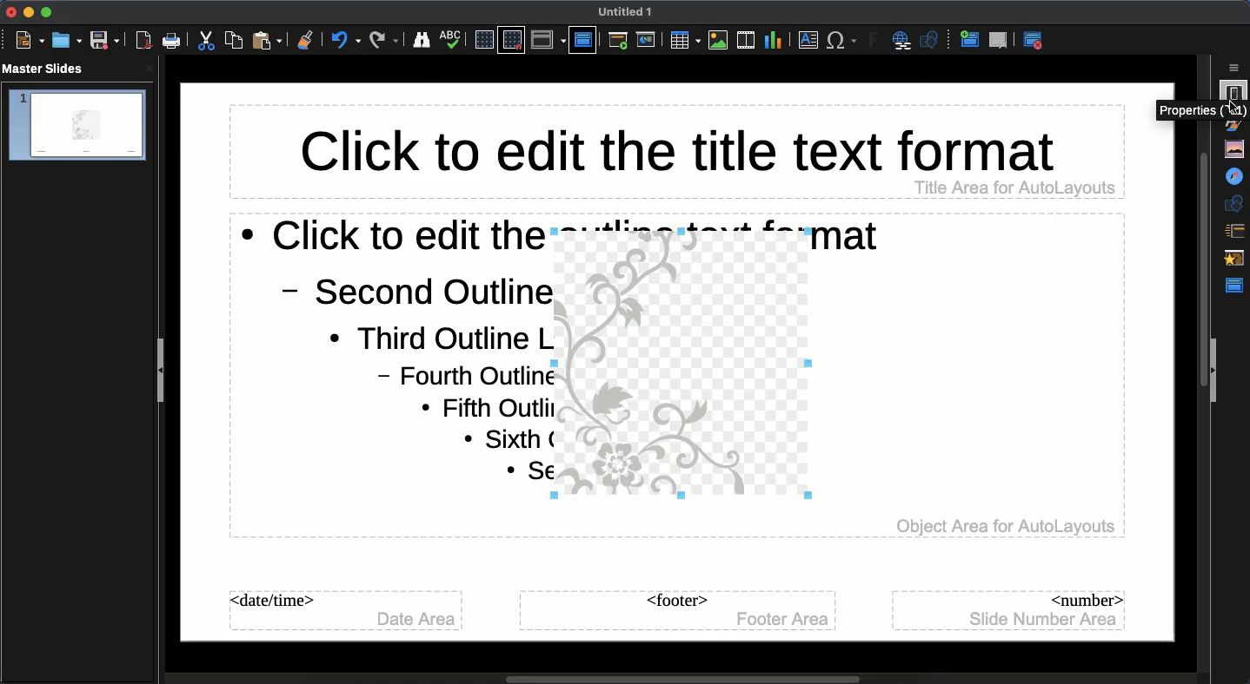 The image size is (1250, 684). Describe the element at coordinates (234, 40) in the screenshot. I see `Copy` at that location.